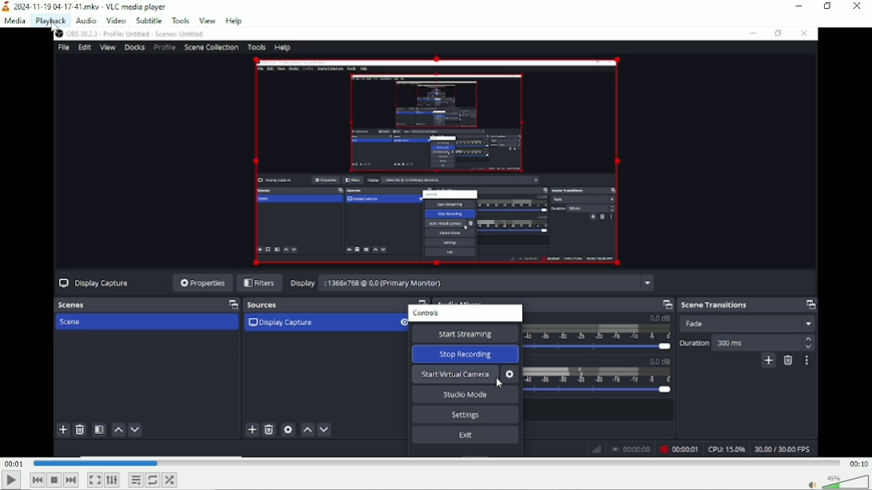 This screenshot has width=872, height=490. Describe the element at coordinates (51, 21) in the screenshot. I see `Playback` at that location.